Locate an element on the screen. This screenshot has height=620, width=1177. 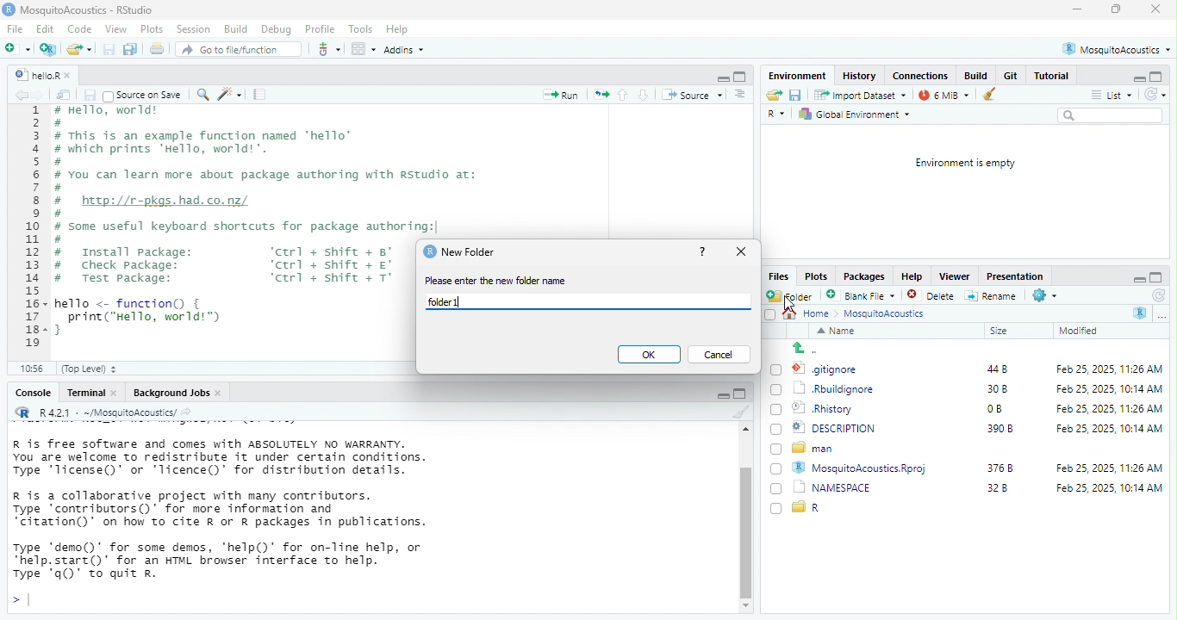
32b is located at coordinates (1006, 491).